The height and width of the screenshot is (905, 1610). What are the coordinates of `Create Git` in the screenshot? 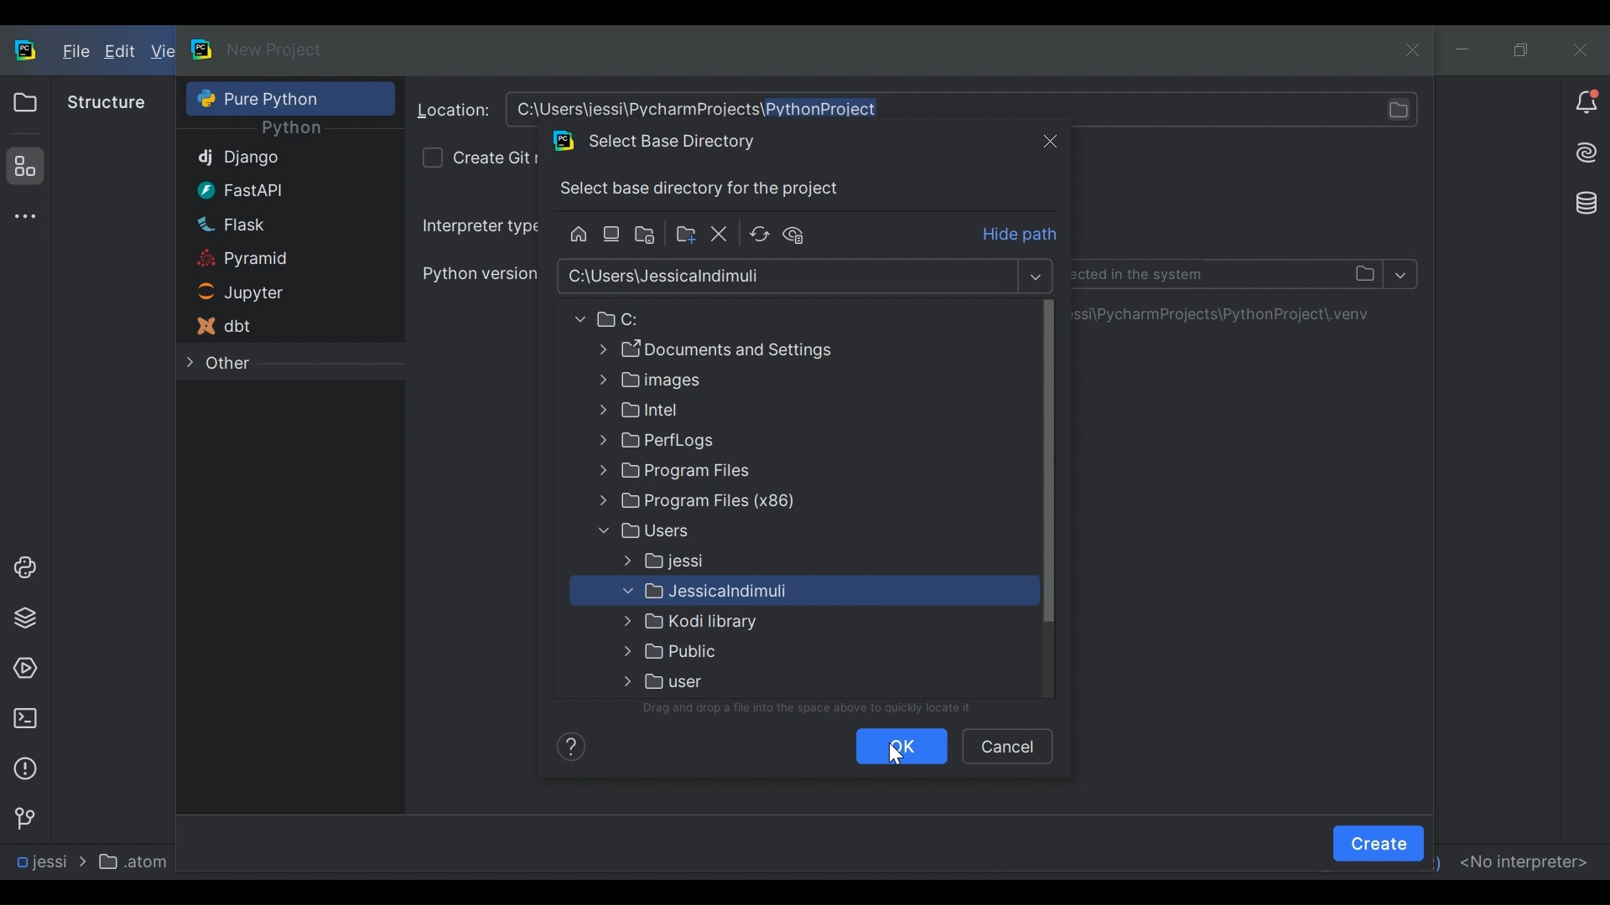 It's located at (495, 156).